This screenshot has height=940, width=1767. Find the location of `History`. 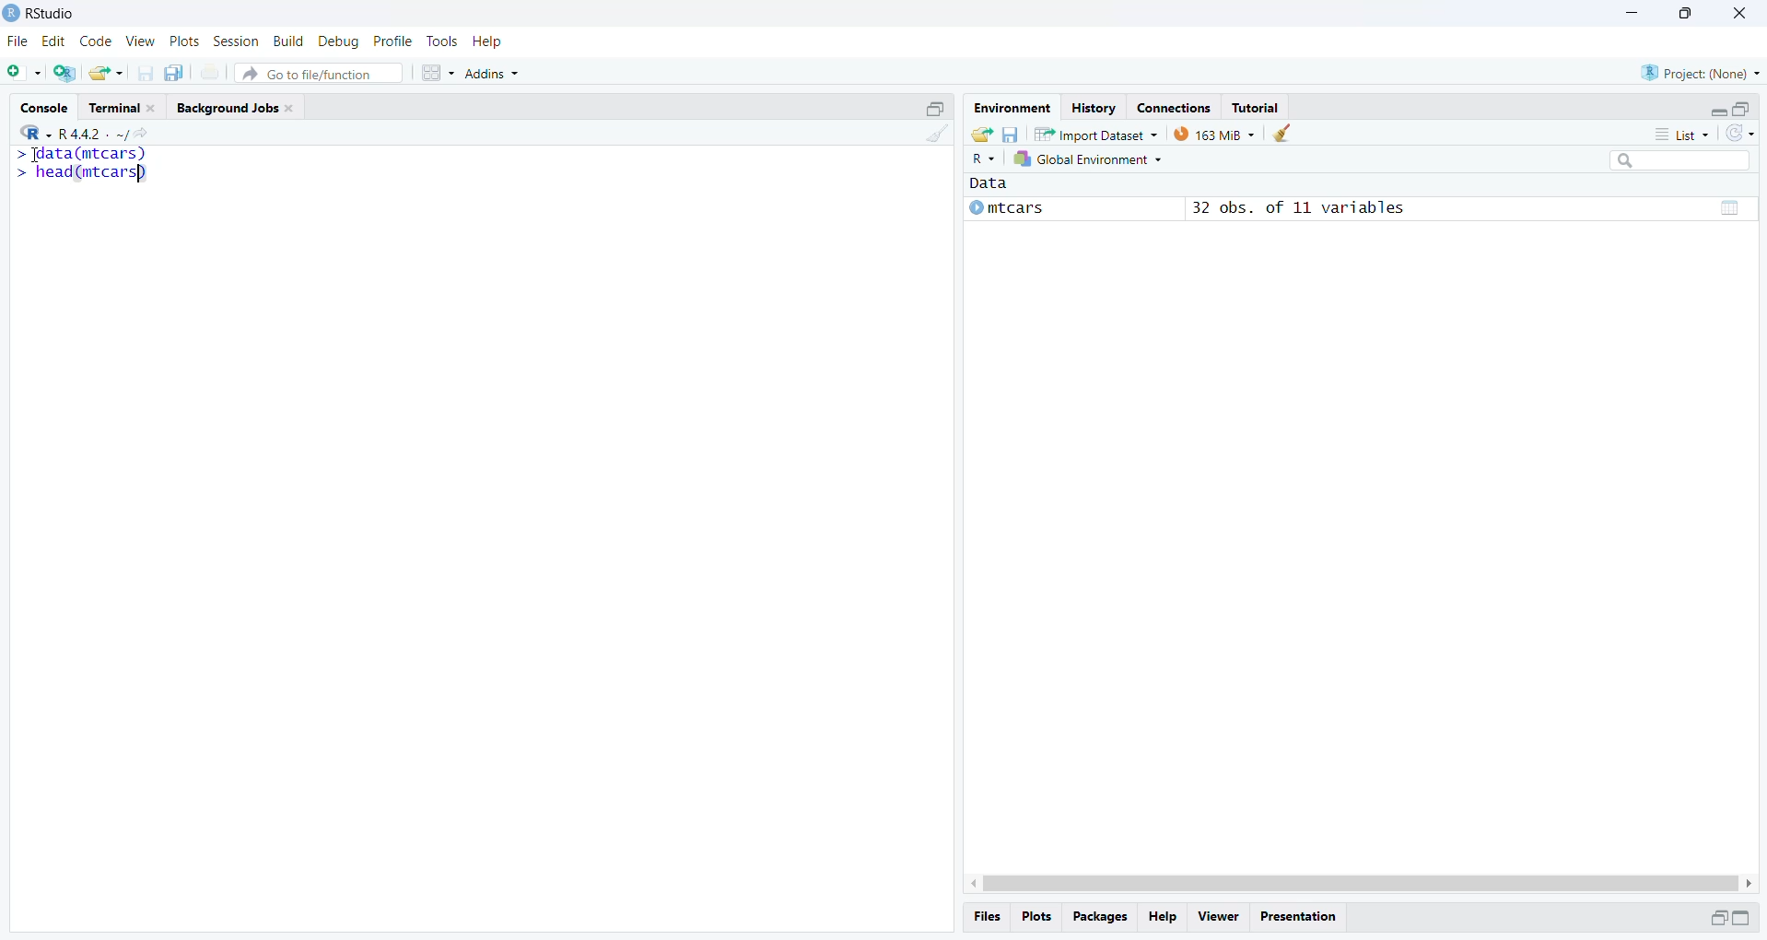

History is located at coordinates (1096, 109).